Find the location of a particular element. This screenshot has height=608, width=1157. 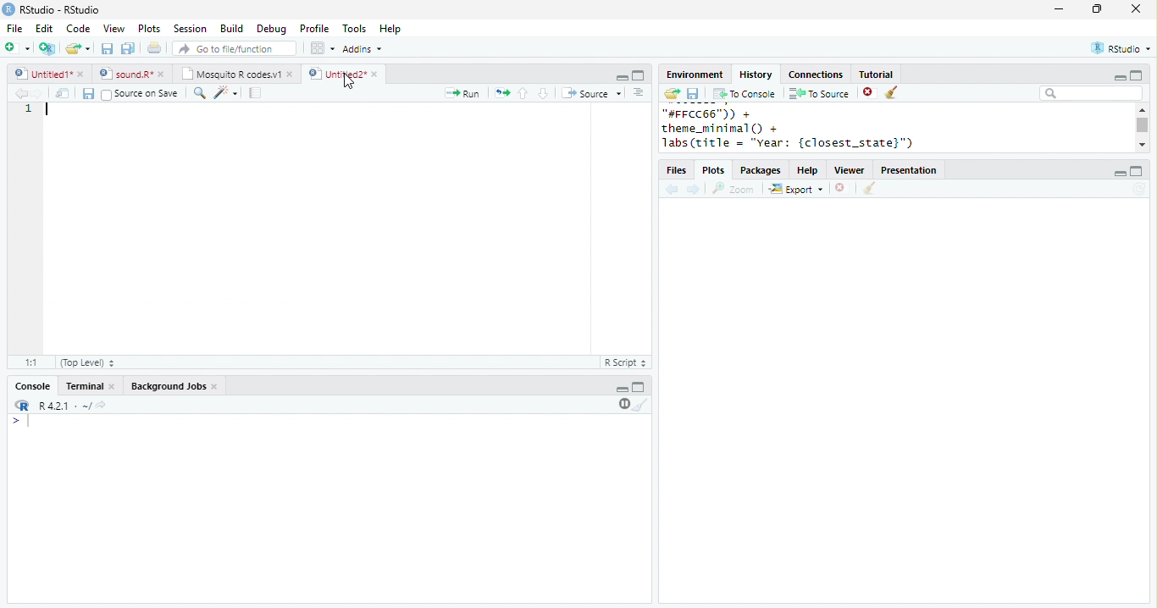

up is located at coordinates (522, 93).